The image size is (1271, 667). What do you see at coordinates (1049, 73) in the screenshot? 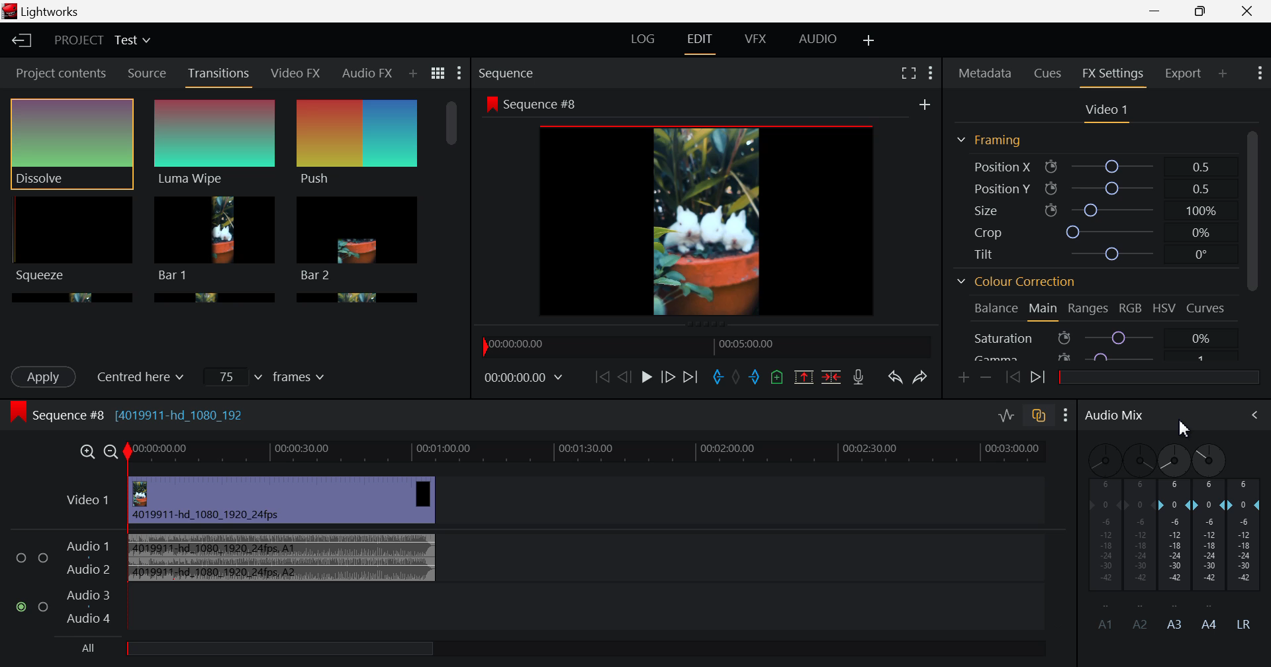
I see `Cues` at bounding box center [1049, 73].